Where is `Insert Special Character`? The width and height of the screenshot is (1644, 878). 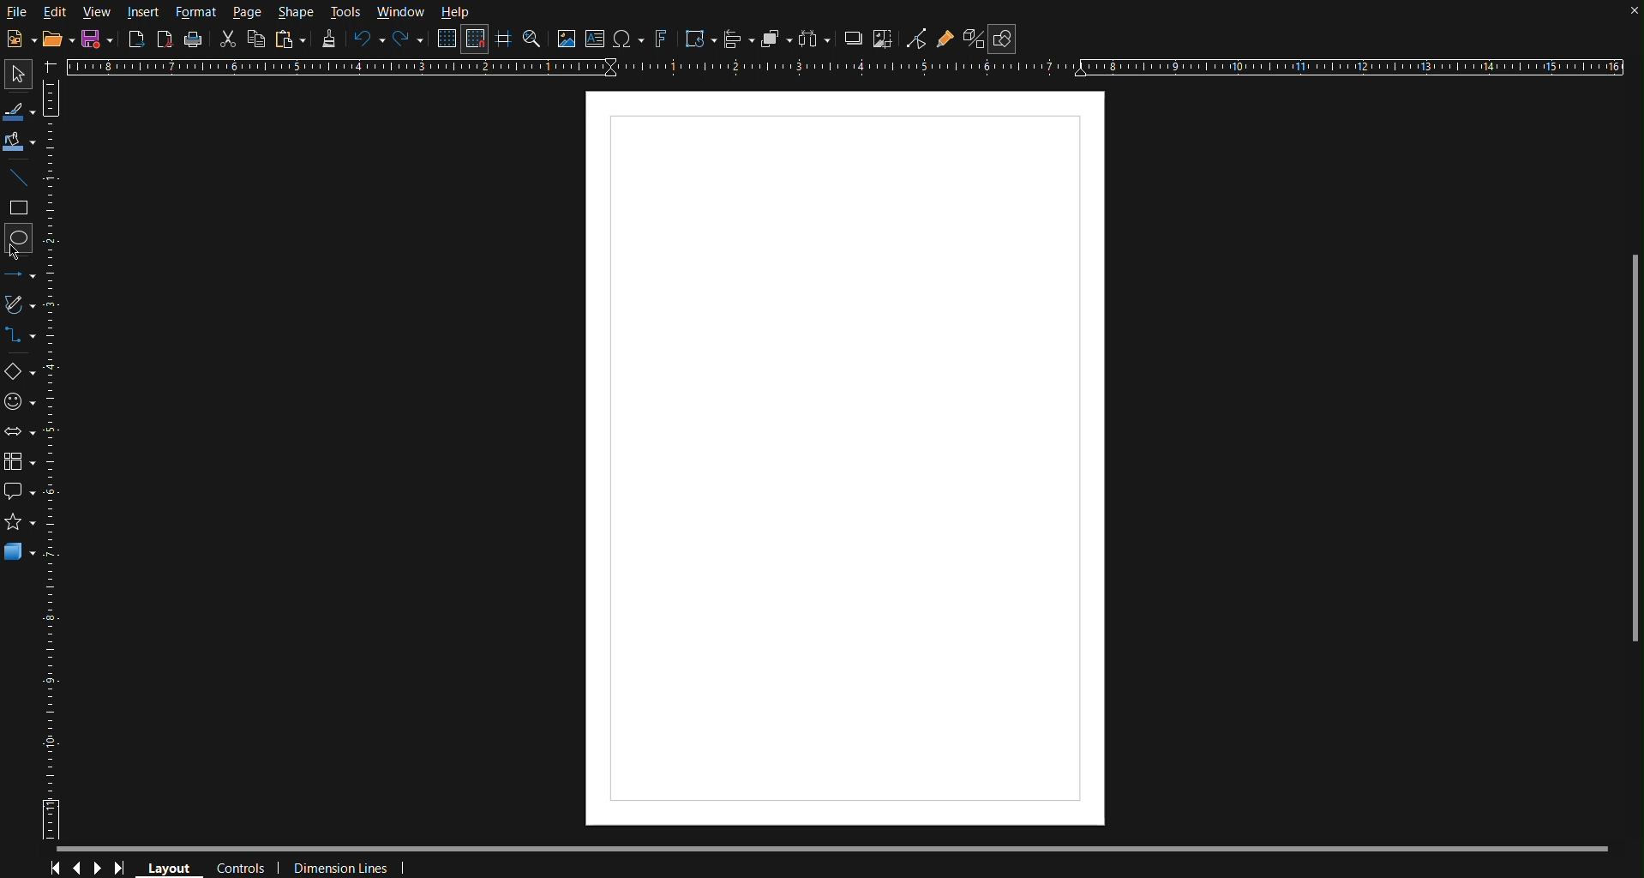 Insert Special Character is located at coordinates (629, 39).